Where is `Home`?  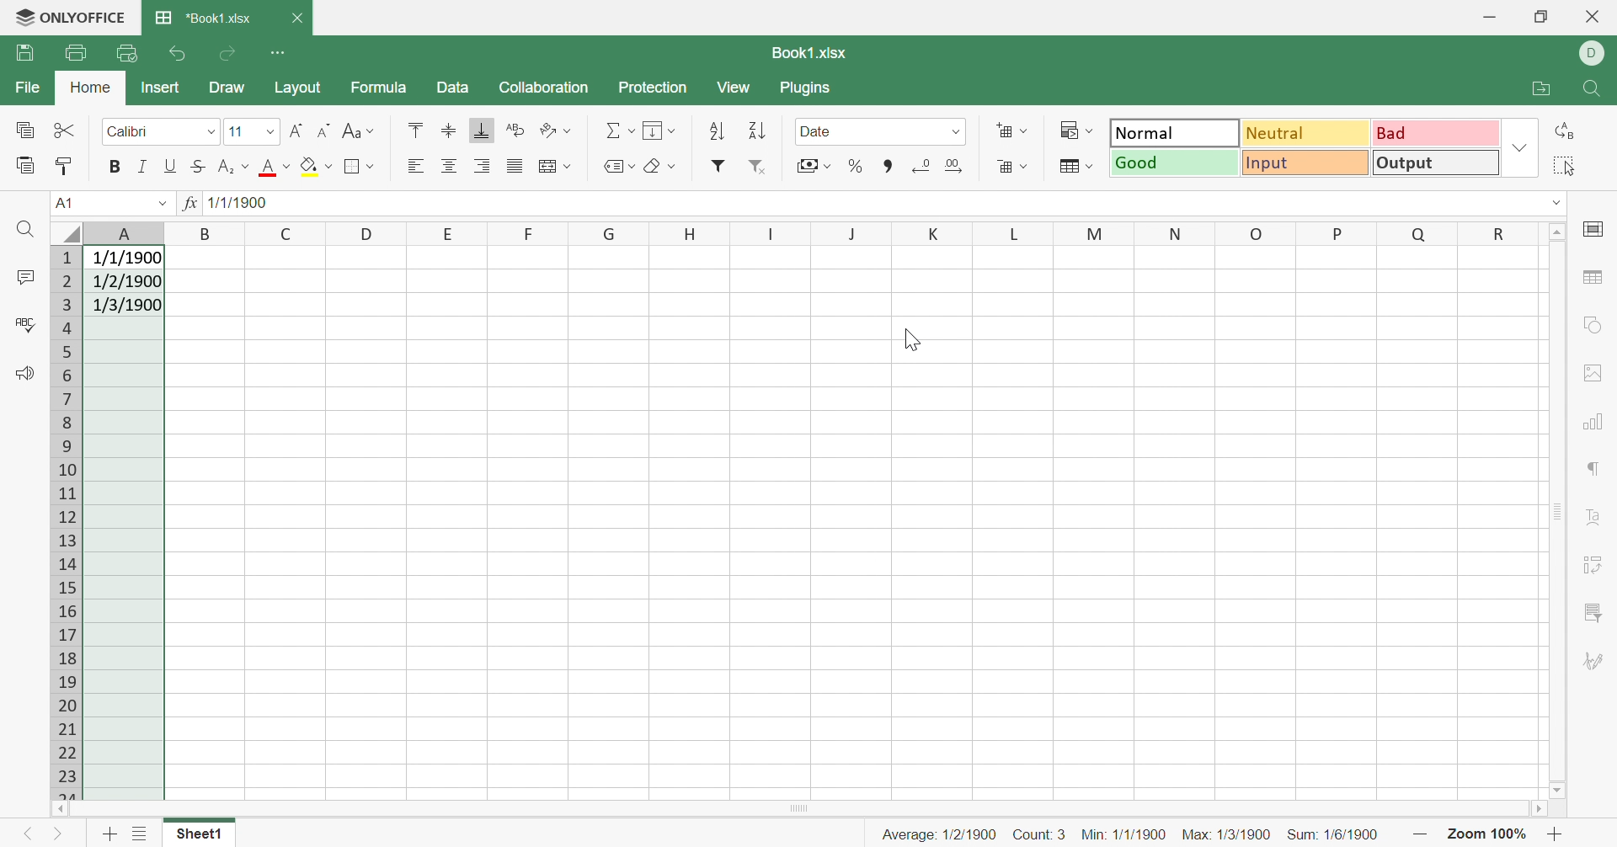
Home is located at coordinates (91, 87).